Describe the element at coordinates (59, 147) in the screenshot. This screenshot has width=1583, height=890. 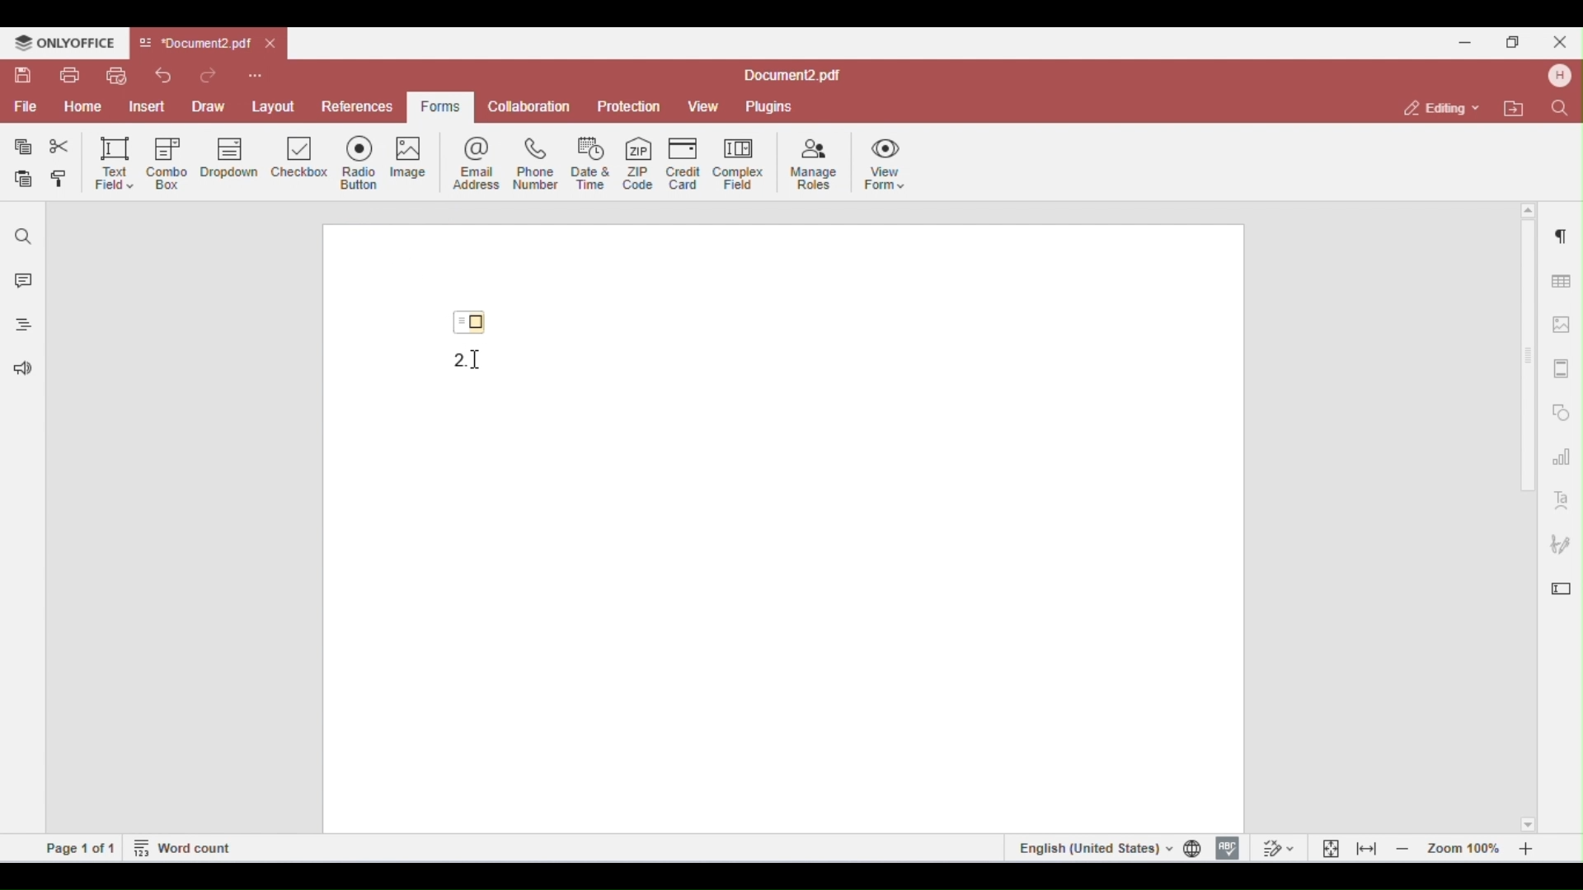
I see `cut` at that location.